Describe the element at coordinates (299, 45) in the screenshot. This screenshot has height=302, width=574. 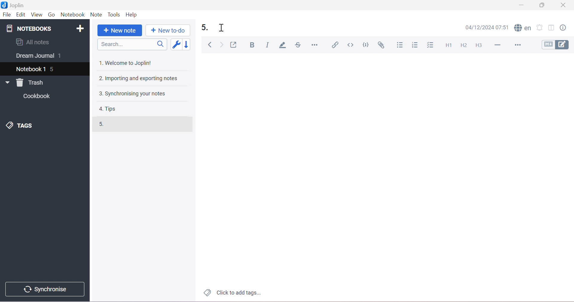
I see `Strikethrough` at that location.